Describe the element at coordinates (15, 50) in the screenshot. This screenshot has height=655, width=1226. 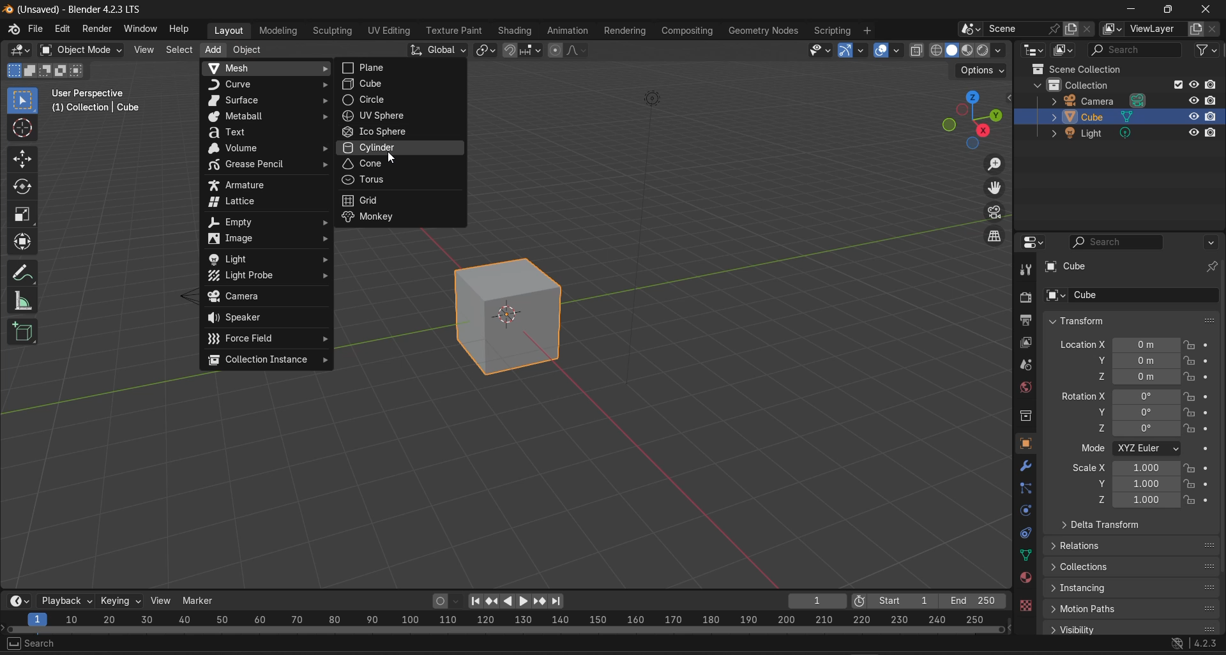
I see `editor type` at that location.